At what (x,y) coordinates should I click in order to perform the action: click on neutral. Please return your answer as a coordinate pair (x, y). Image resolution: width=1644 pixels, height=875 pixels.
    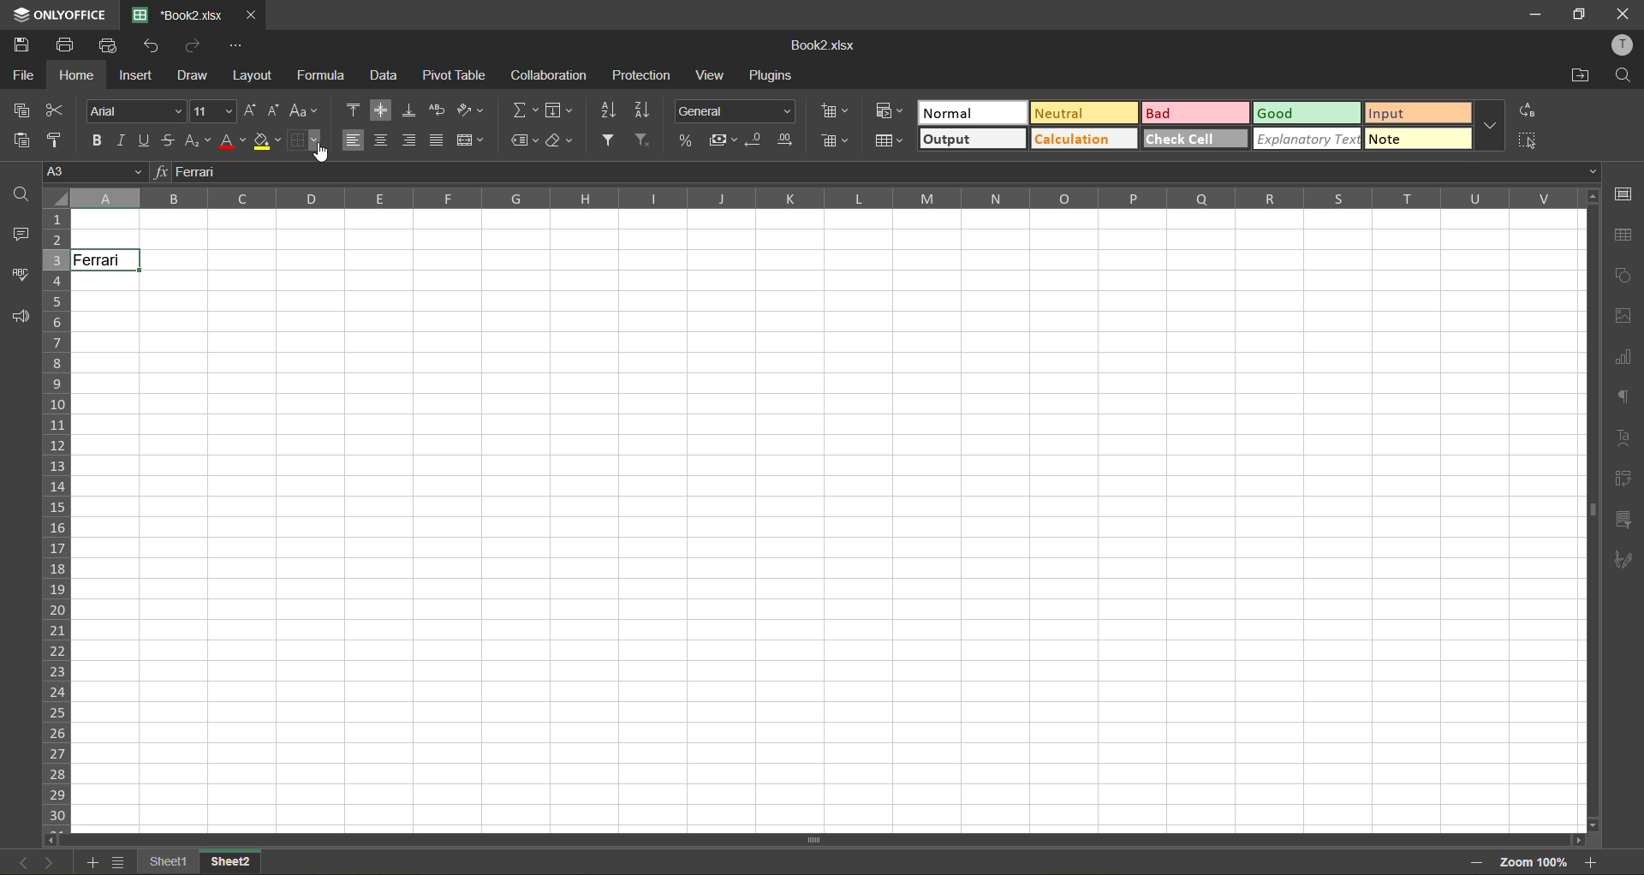
    Looking at the image, I should click on (1081, 113).